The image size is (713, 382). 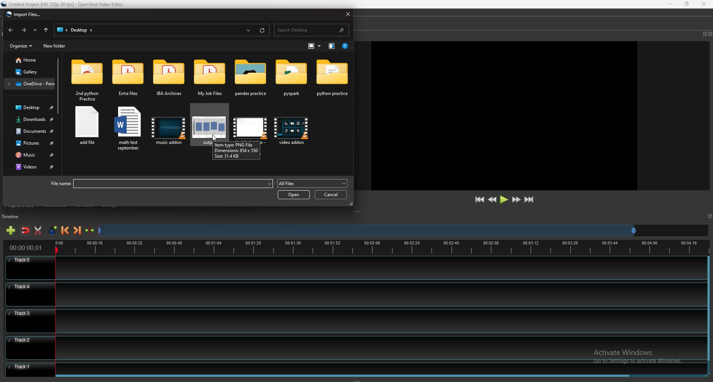 I want to click on file, so click(x=128, y=129).